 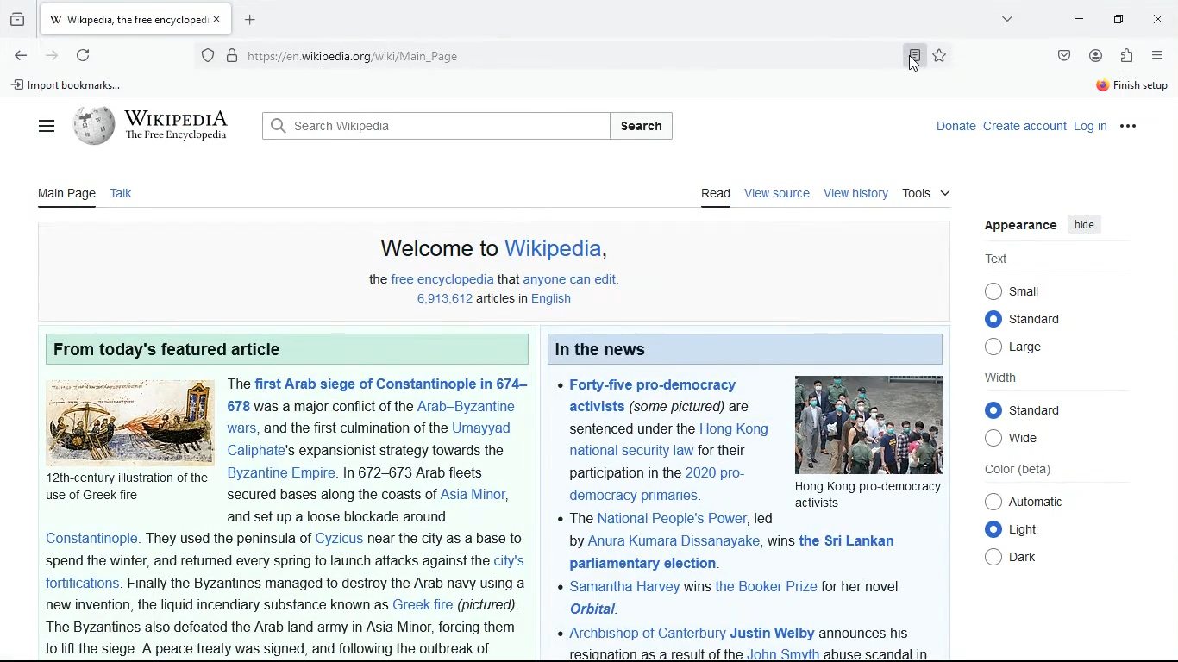 I want to click on wide, so click(x=1016, y=439).